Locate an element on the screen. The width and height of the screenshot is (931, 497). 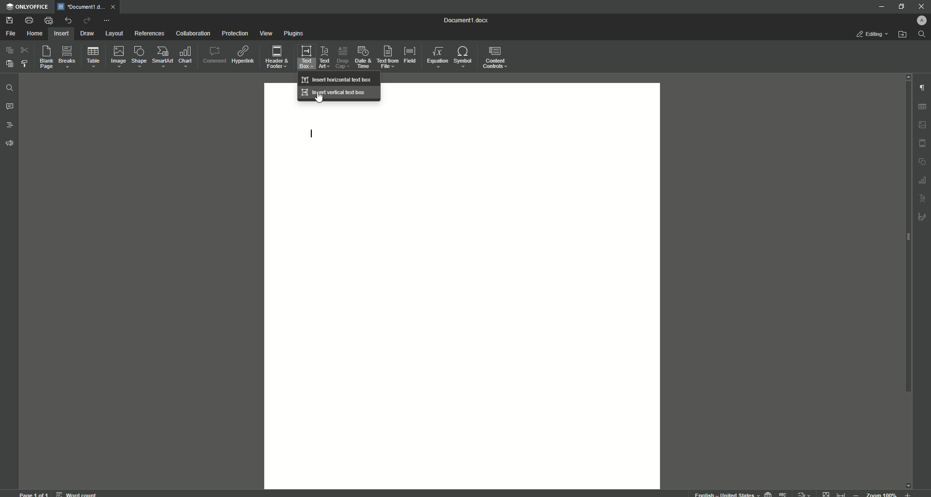
text language is located at coordinates (722, 494).